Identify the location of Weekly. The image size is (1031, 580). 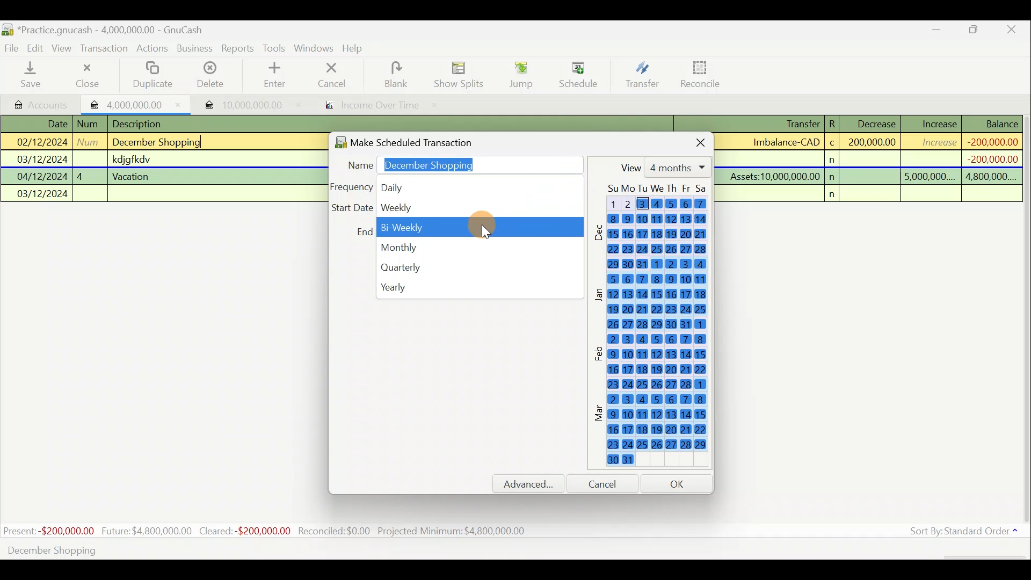
(473, 208).